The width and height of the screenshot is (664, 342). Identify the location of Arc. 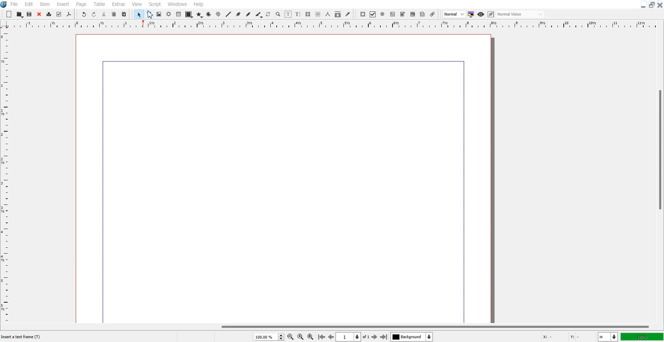
(209, 14).